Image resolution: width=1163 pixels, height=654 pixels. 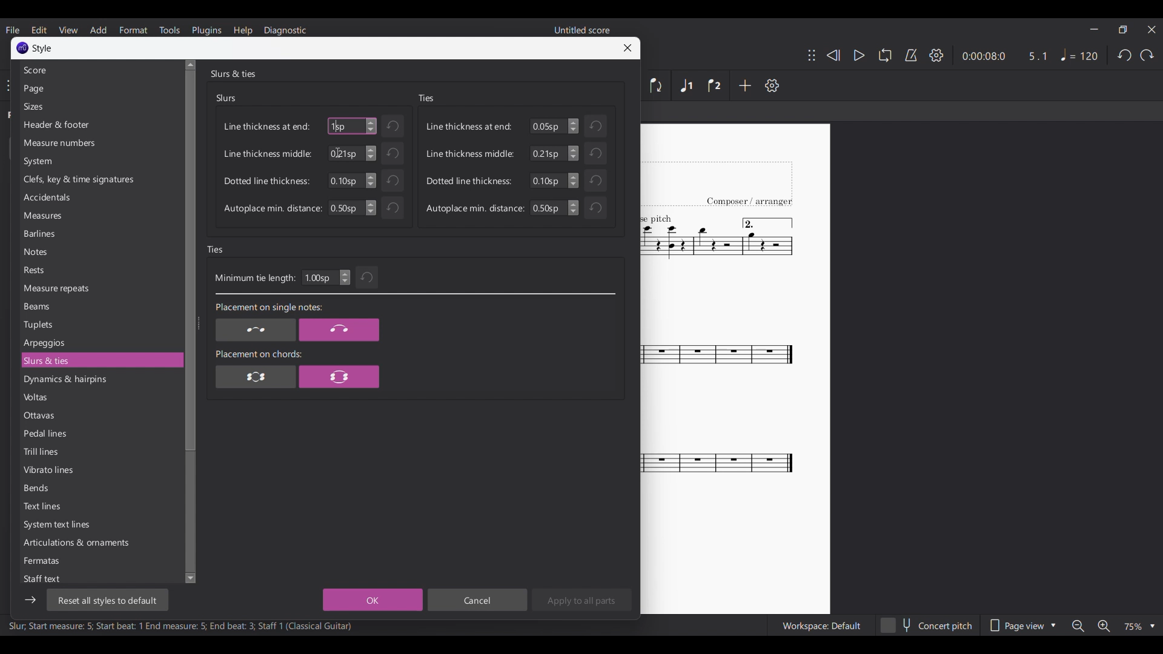 What do you see at coordinates (255, 330) in the screenshot?
I see `Placement on single notes option 1` at bounding box center [255, 330].